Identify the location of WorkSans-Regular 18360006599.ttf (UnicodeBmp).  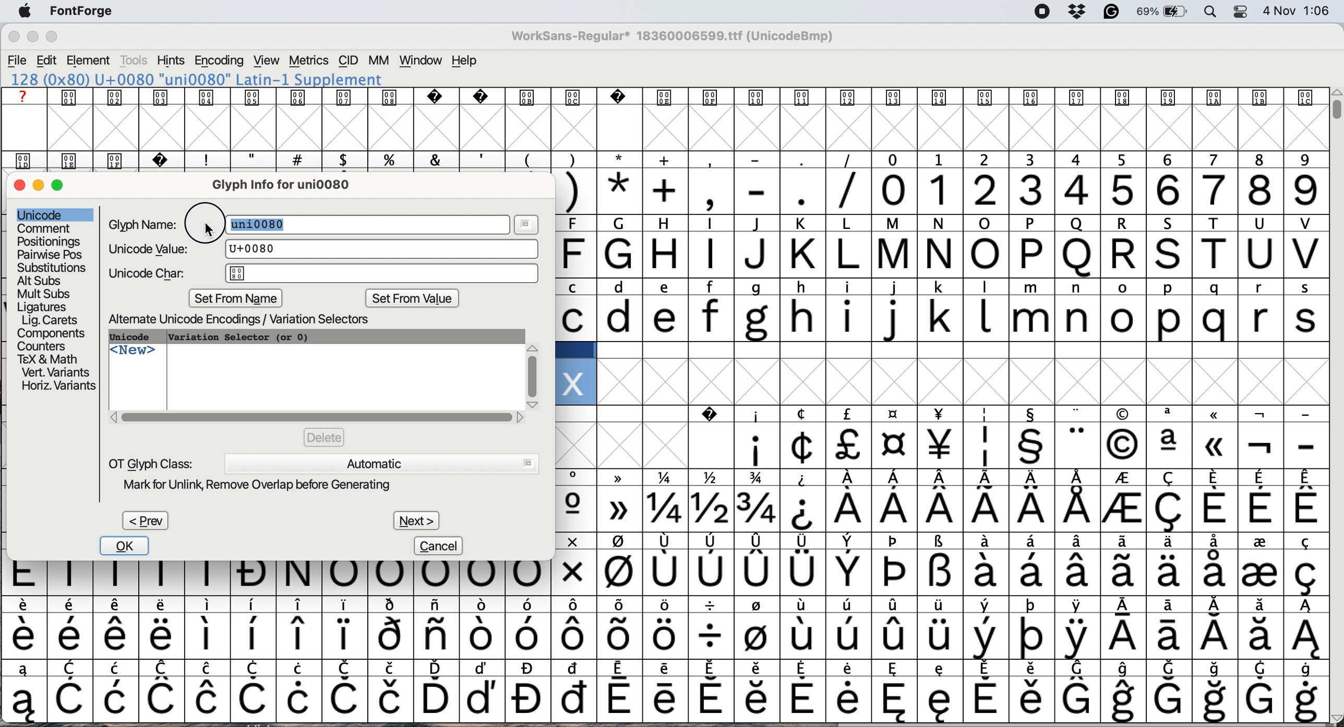
(677, 39).